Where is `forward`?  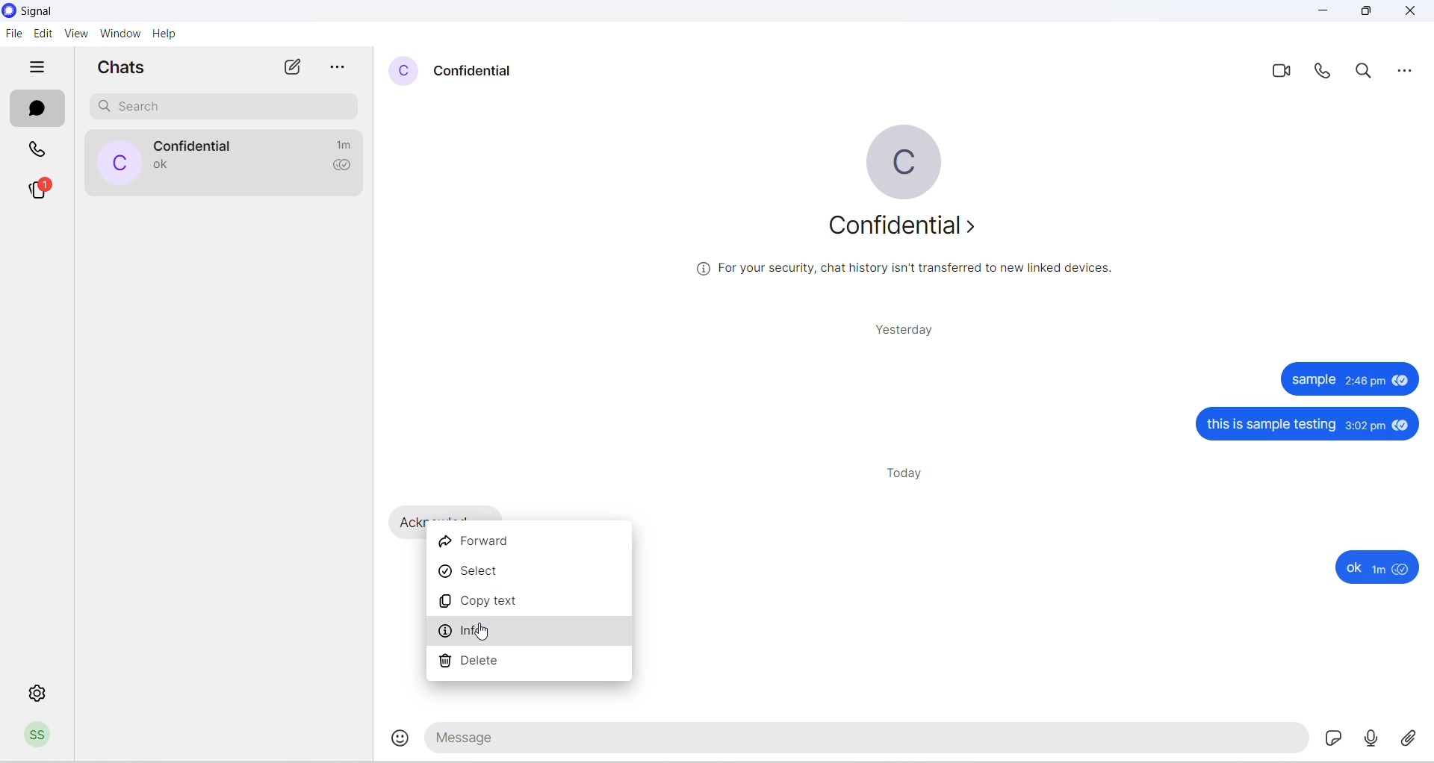 forward is located at coordinates (533, 540).